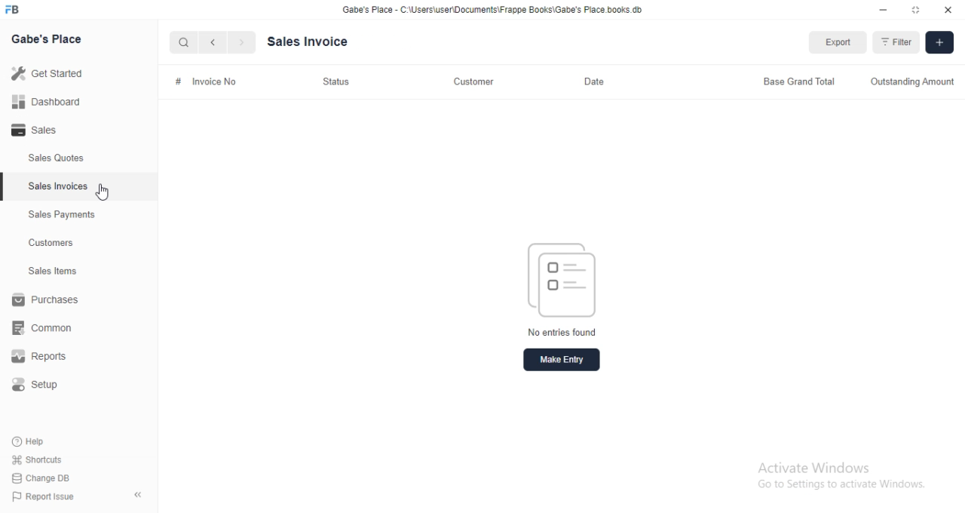 The image size is (965, 513). I want to click on Sales Invoices, so click(60, 187).